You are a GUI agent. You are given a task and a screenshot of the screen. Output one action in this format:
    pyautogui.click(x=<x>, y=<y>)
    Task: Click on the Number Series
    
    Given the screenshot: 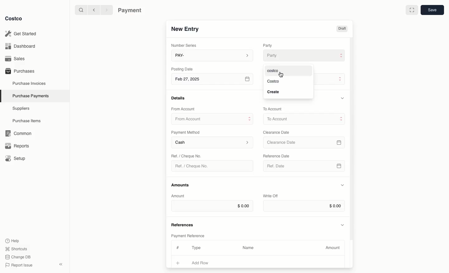 What is the action you would take?
    pyautogui.click(x=185, y=45)
    